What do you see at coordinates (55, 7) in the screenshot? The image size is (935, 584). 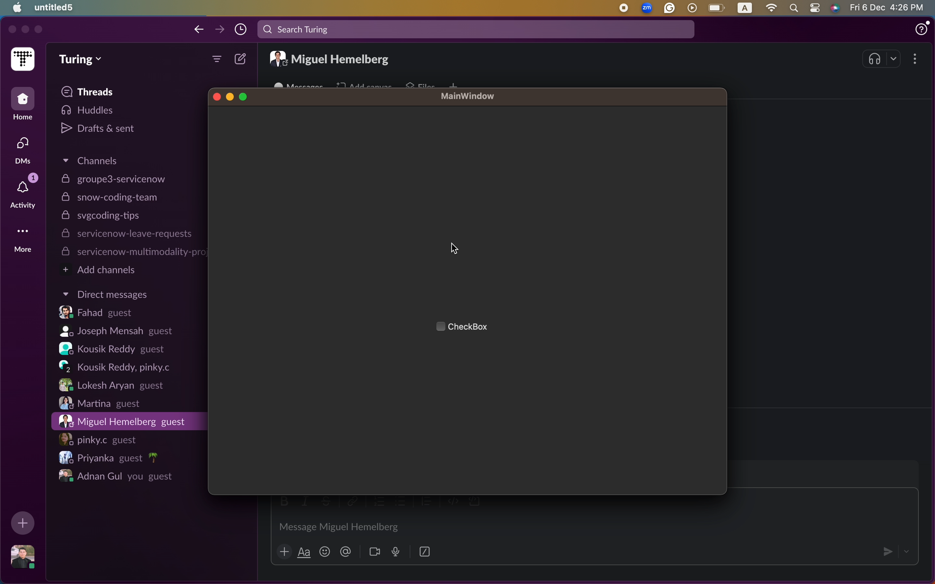 I see `untitled5` at bounding box center [55, 7].